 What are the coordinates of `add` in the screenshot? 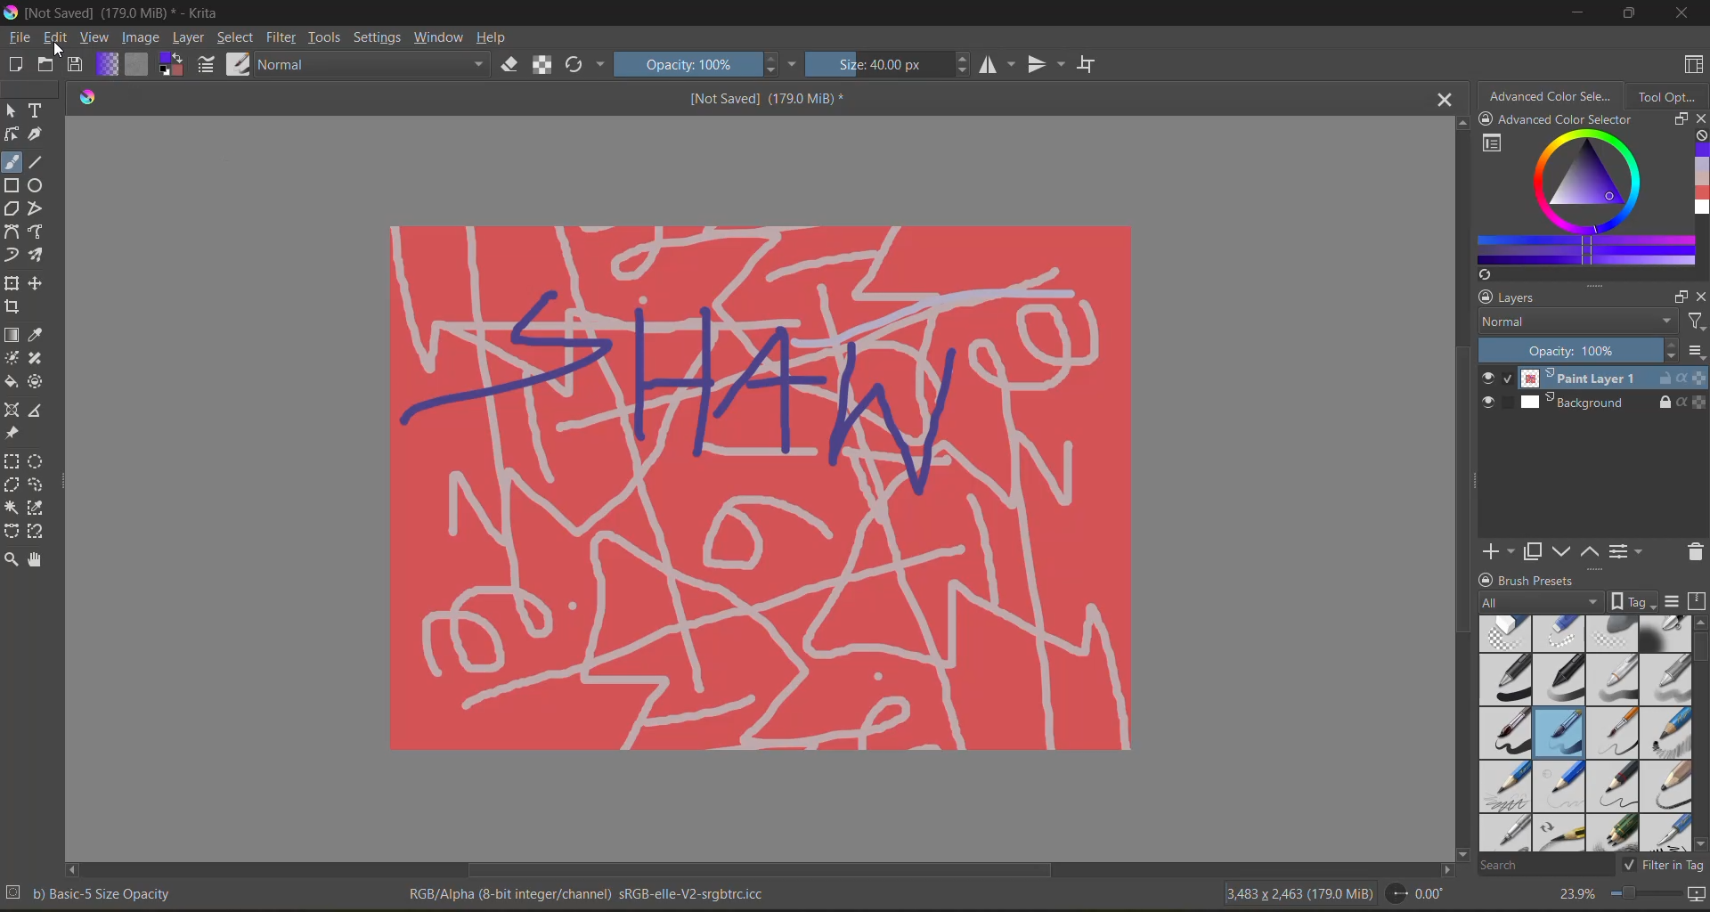 It's located at (1499, 552).